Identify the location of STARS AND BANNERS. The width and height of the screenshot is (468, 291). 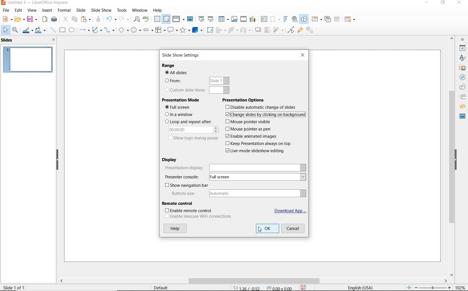
(184, 31).